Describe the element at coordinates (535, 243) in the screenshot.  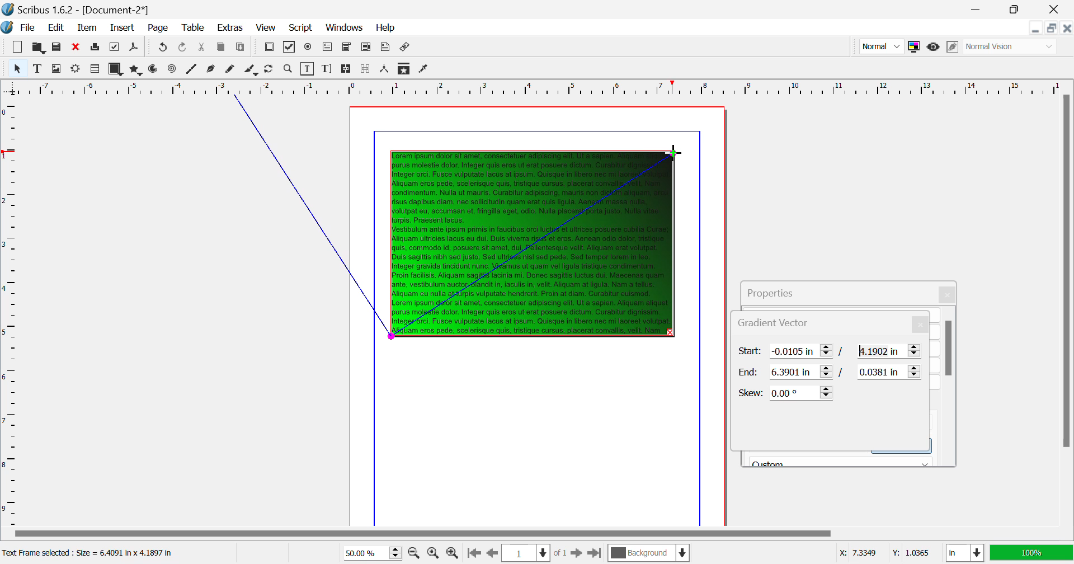
I see `Gradient Changed` at that location.